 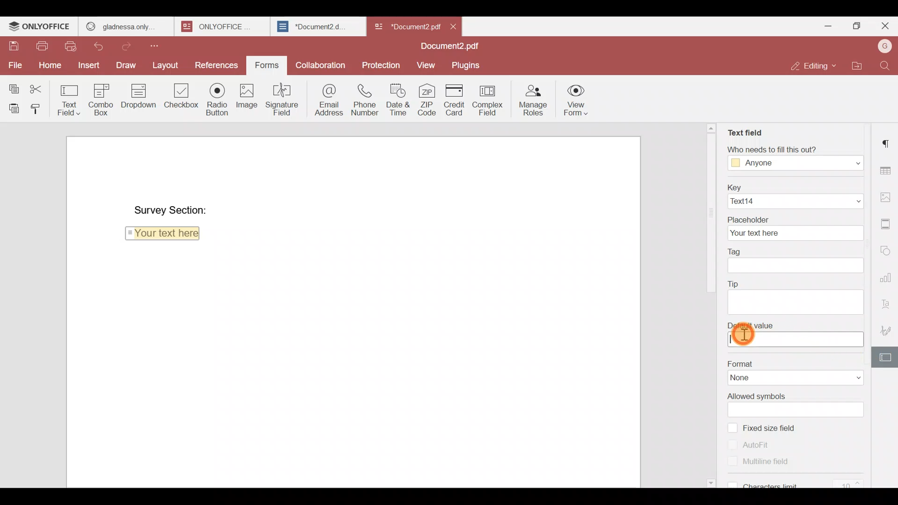 I want to click on *Document2 pd, so click(x=405, y=26).